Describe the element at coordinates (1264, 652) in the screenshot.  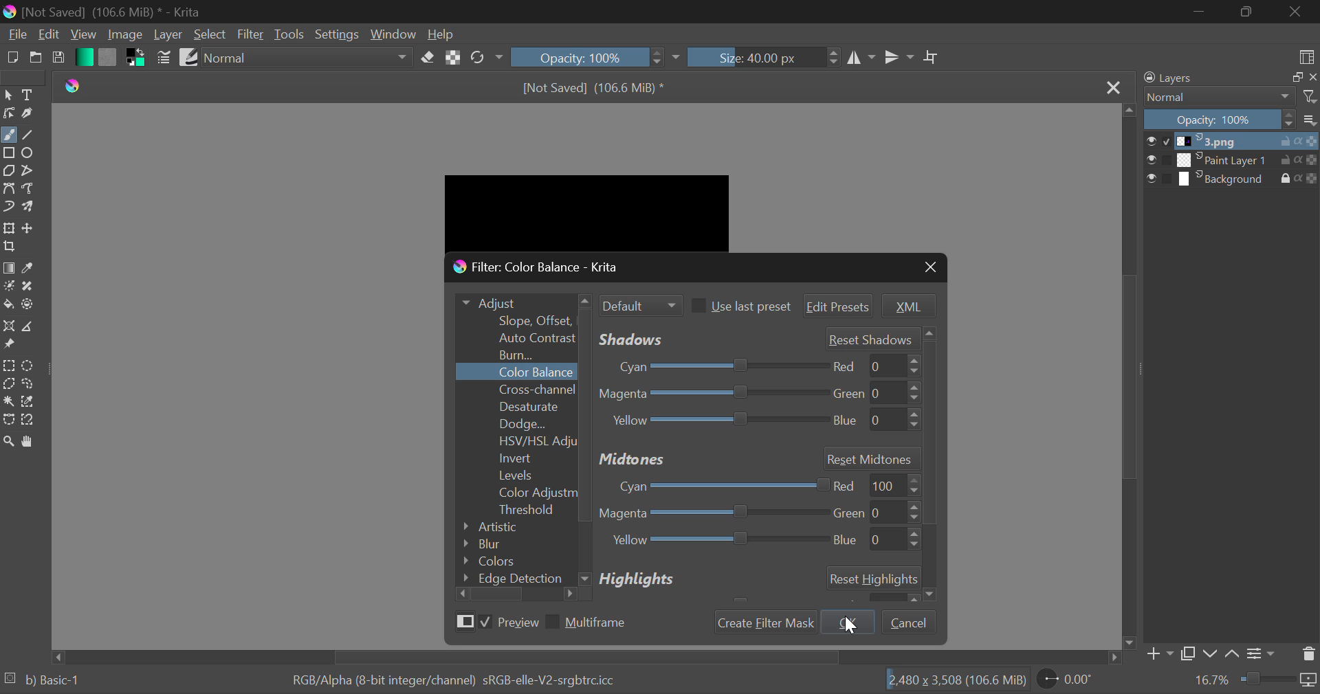
I see `Settings` at that location.